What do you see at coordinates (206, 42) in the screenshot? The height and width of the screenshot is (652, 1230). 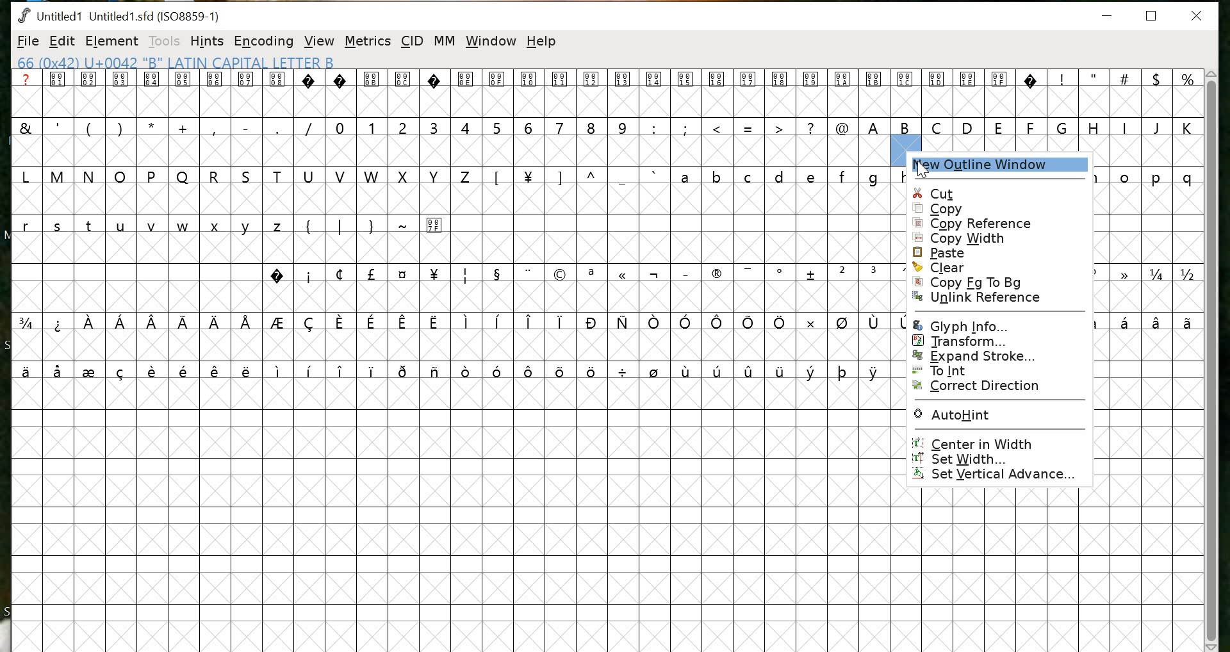 I see `HINTS` at bounding box center [206, 42].